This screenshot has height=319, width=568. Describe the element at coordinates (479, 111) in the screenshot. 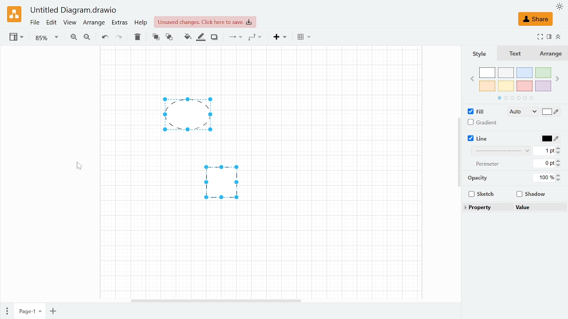

I see `` at that location.